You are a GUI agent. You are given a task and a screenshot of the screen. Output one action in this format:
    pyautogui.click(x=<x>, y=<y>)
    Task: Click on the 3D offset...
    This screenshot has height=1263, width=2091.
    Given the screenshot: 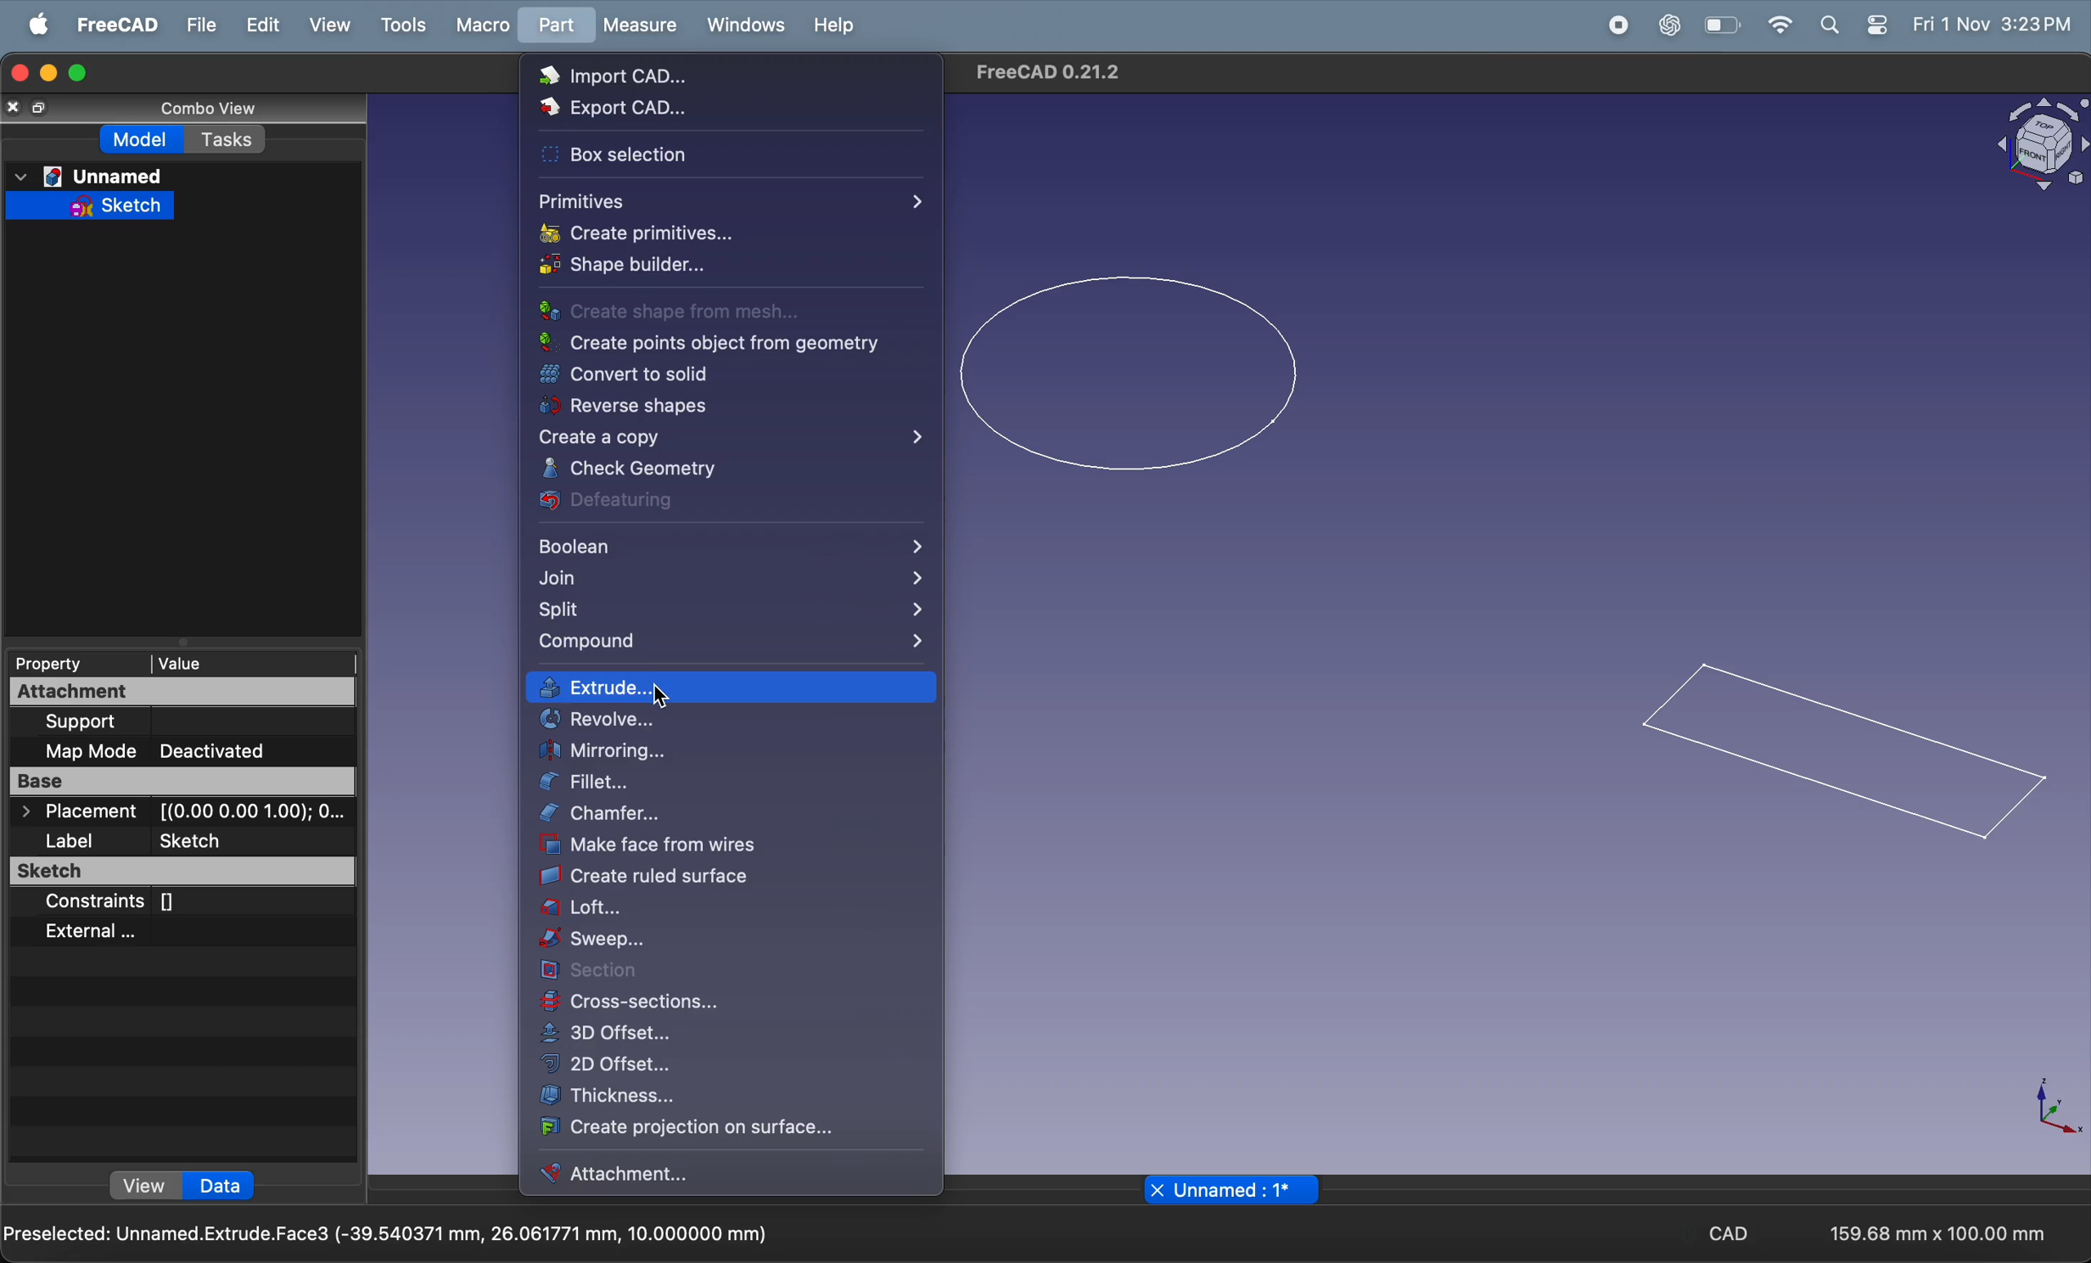 What is the action you would take?
    pyautogui.click(x=671, y=1032)
    